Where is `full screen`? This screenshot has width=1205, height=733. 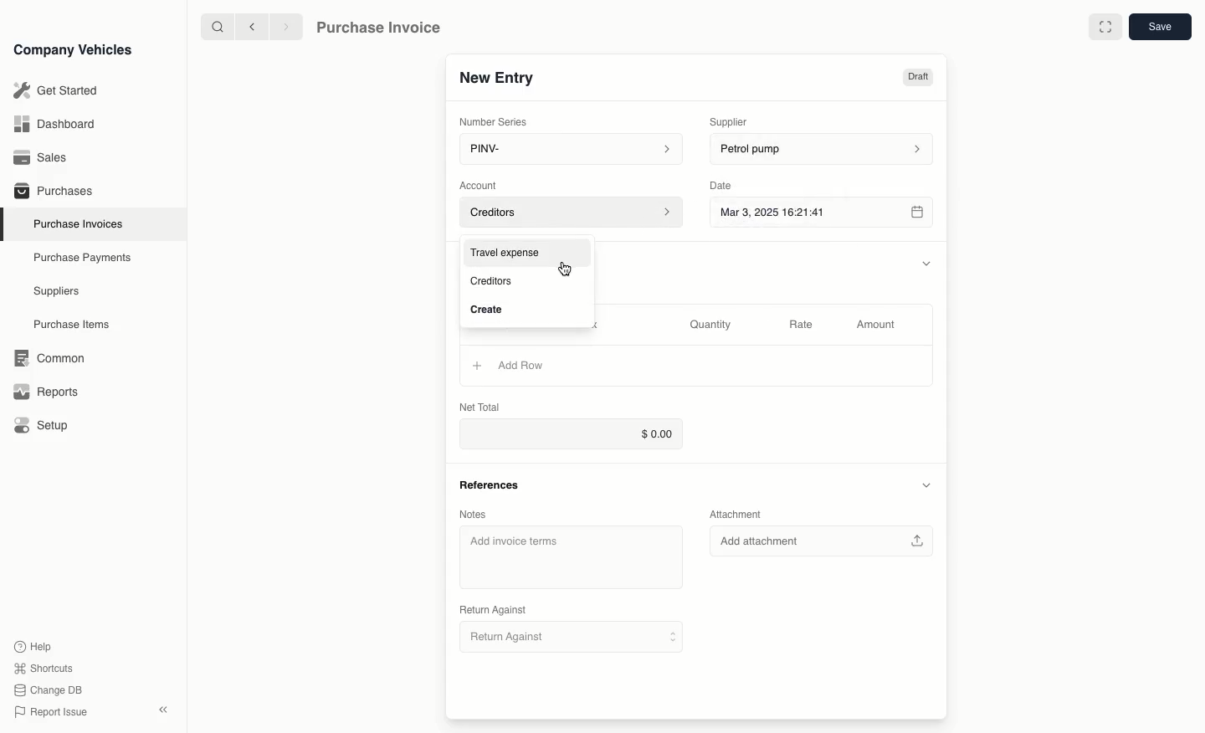 full screen is located at coordinates (1105, 27).